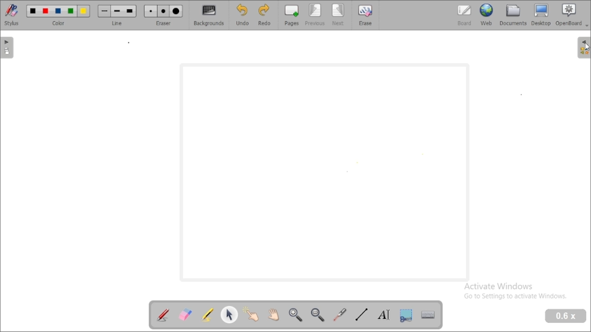 Image resolution: width=591 pixels, height=332 pixels. I want to click on scroll page, so click(274, 314).